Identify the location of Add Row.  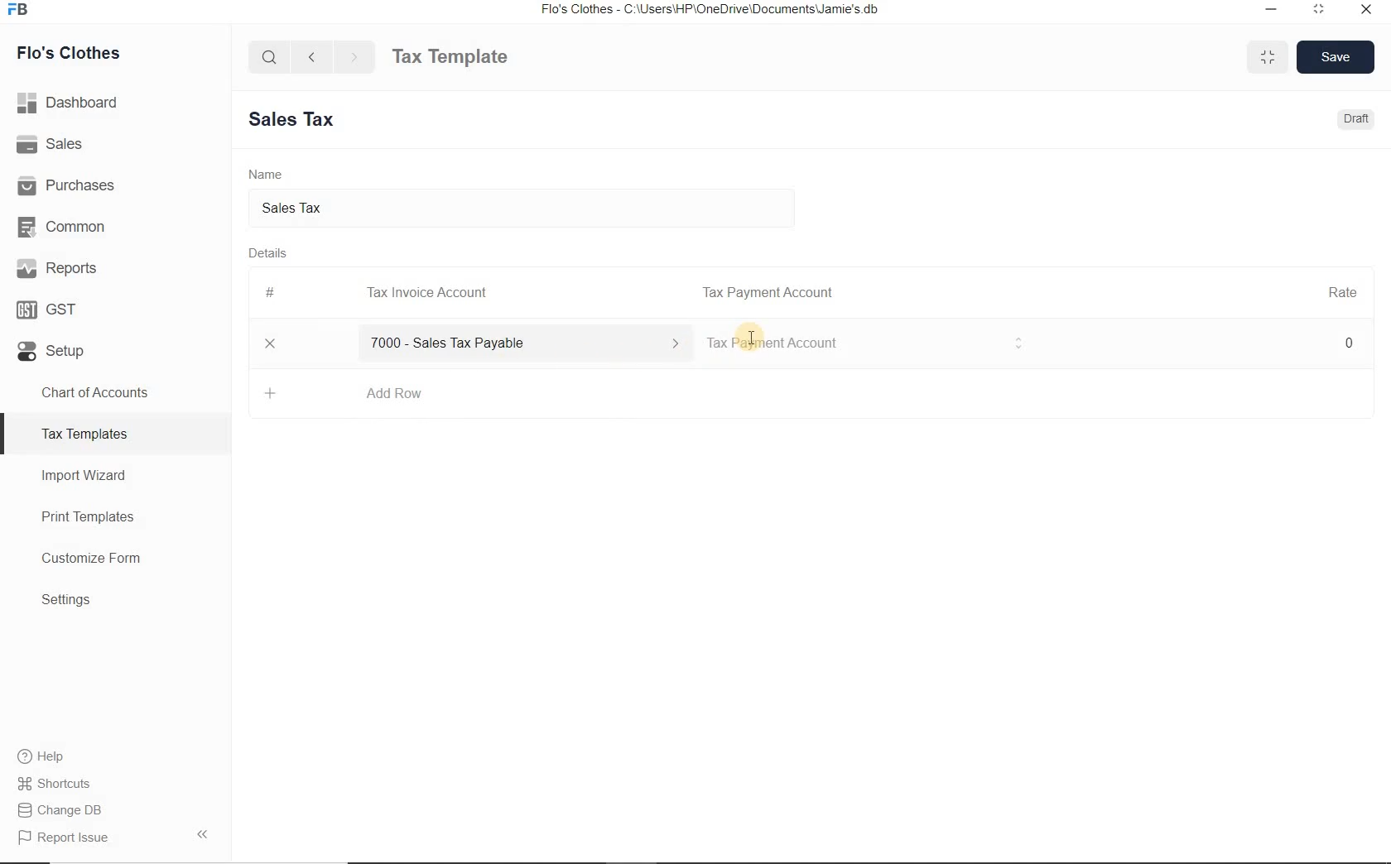
(395, 393).